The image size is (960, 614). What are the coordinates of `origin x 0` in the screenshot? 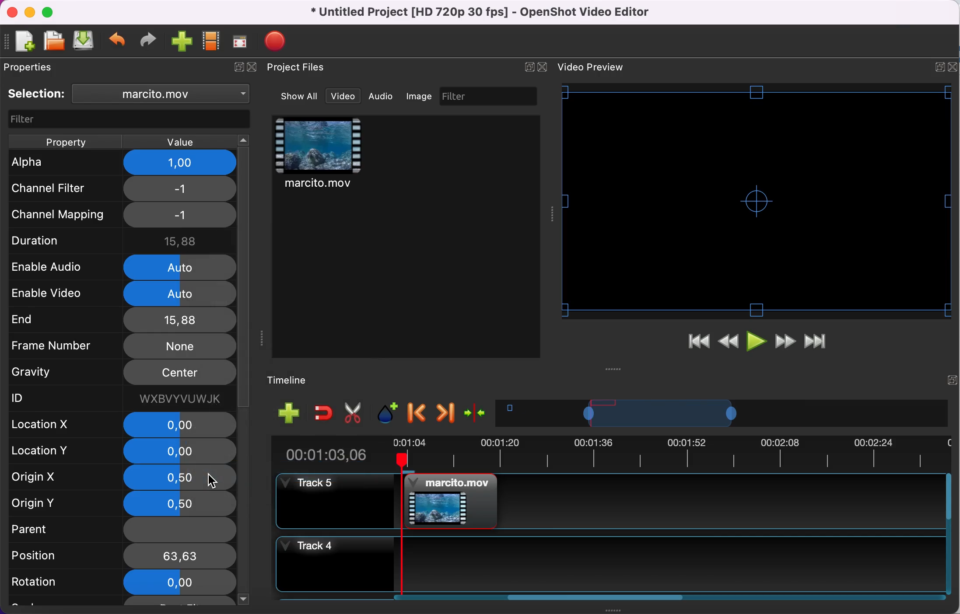 It's located at (122, 478).